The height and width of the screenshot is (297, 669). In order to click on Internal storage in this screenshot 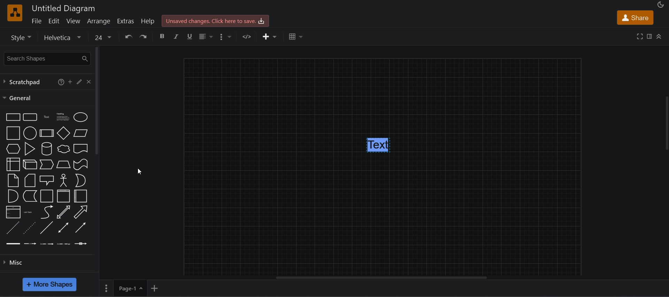, I will do `click(14, 164)`.